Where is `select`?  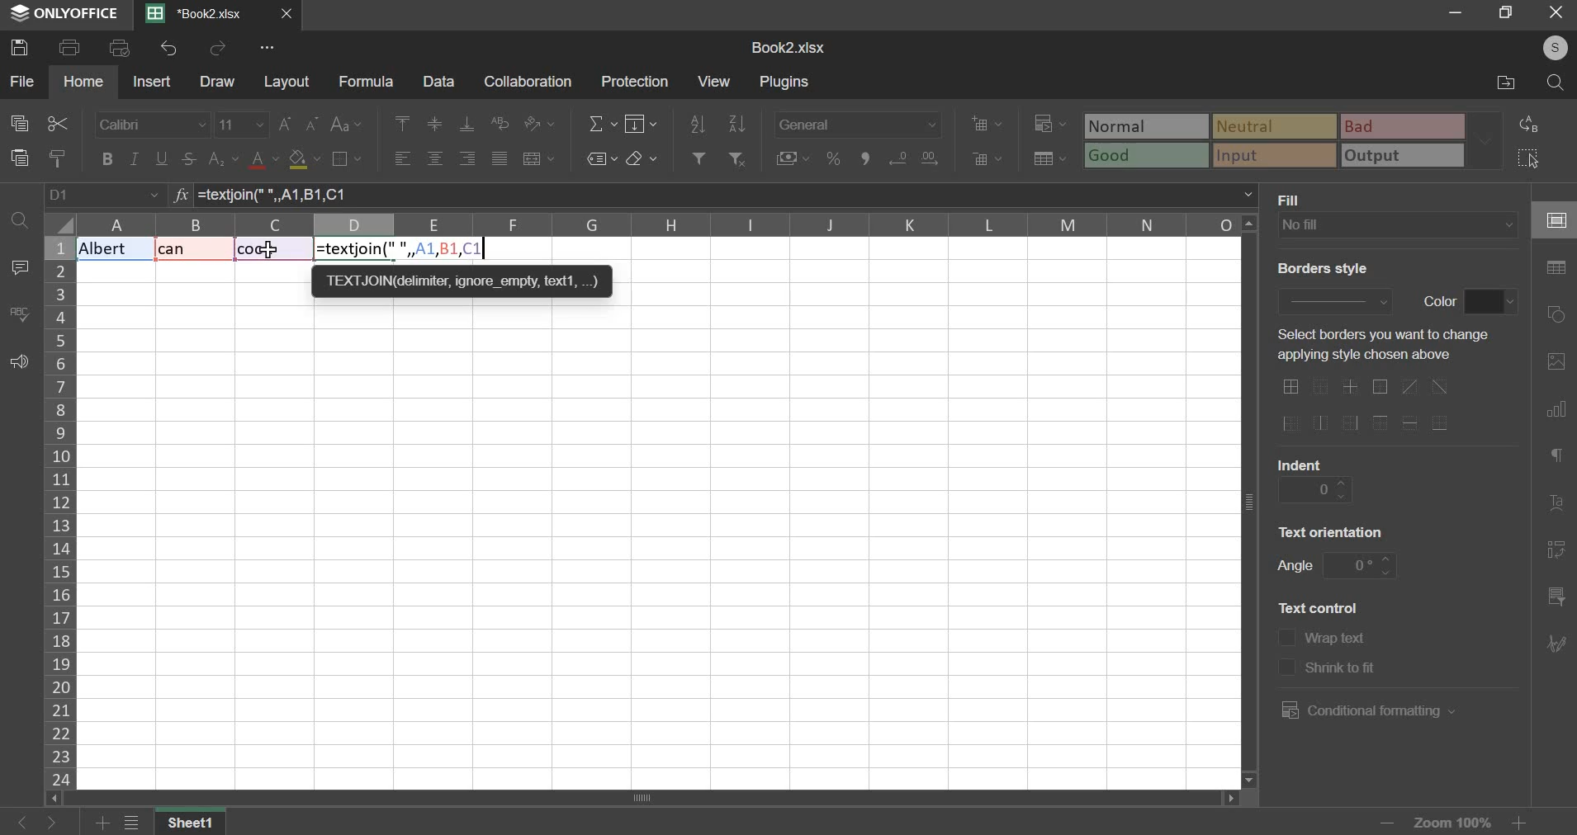 select is located at coordinates (1537, 158).